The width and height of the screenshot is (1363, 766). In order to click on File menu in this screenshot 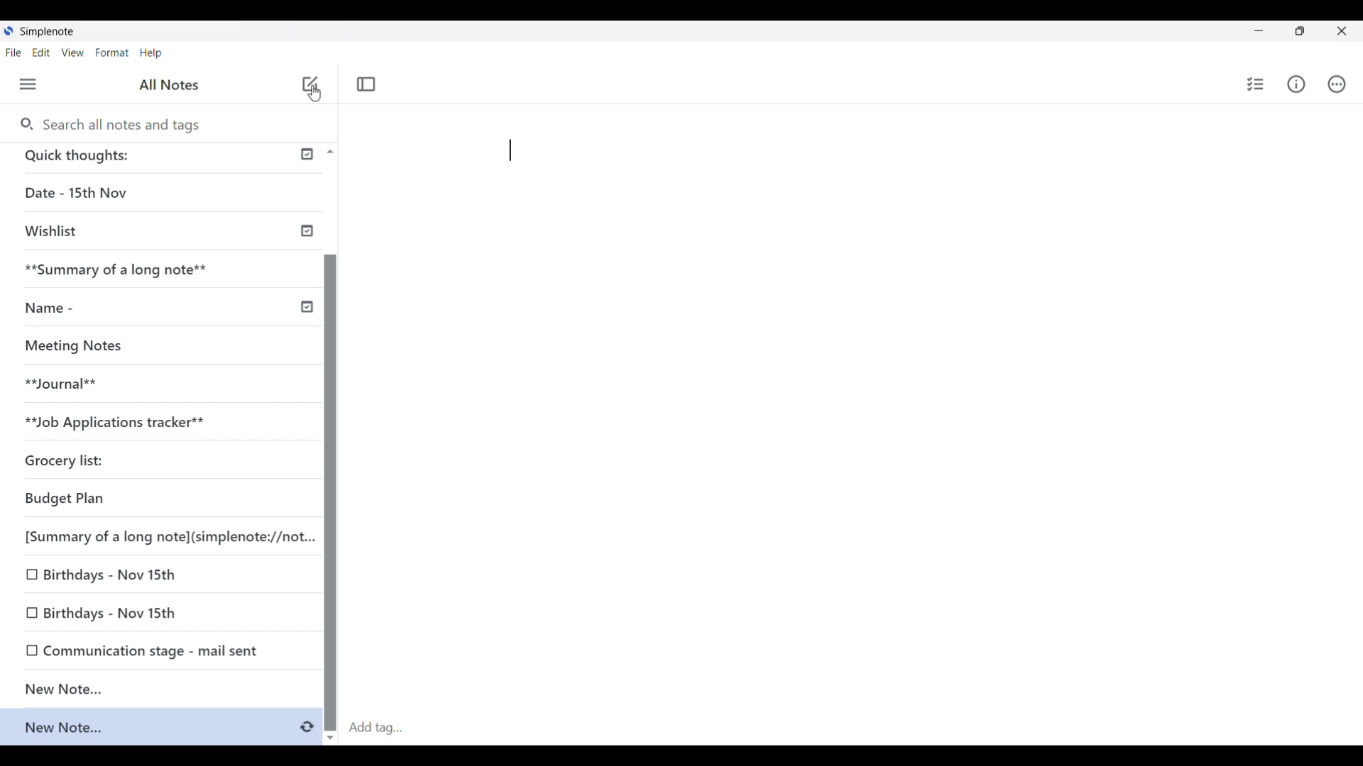, I will do `click(13, 52)`.